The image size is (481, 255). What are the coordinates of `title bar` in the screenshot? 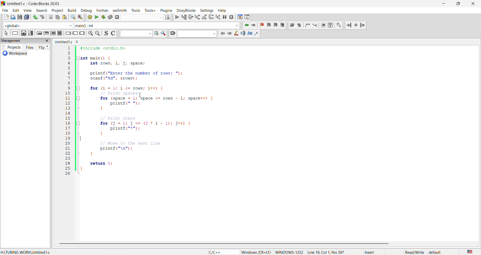 It's located at (35, 4).